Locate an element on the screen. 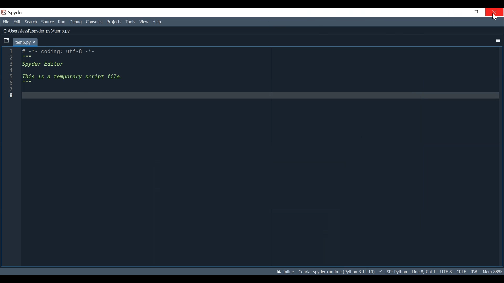 Image resolution: width=504 pixels, height=283 pixels. Current tab is located at coordinates (25, 41).